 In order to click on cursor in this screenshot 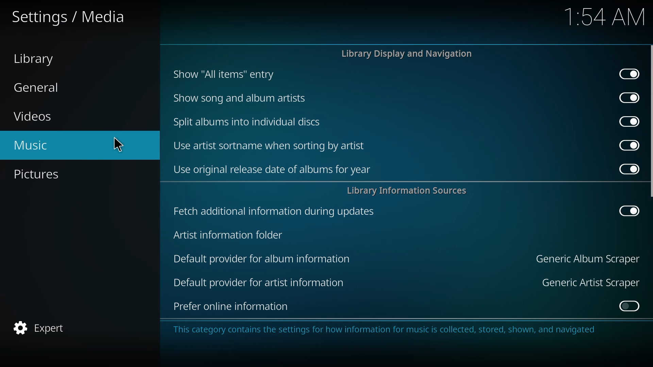, I will do `click(119, 143)`.